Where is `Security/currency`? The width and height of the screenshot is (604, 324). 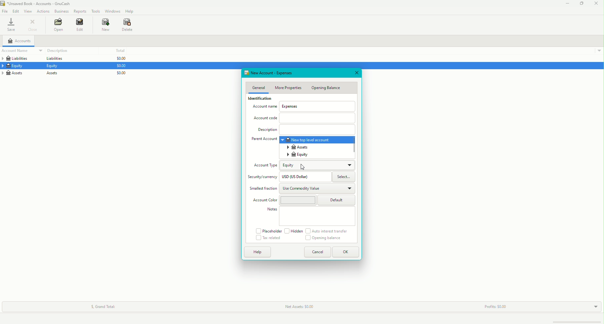
Security/currency is located at coordinates (263, 177).